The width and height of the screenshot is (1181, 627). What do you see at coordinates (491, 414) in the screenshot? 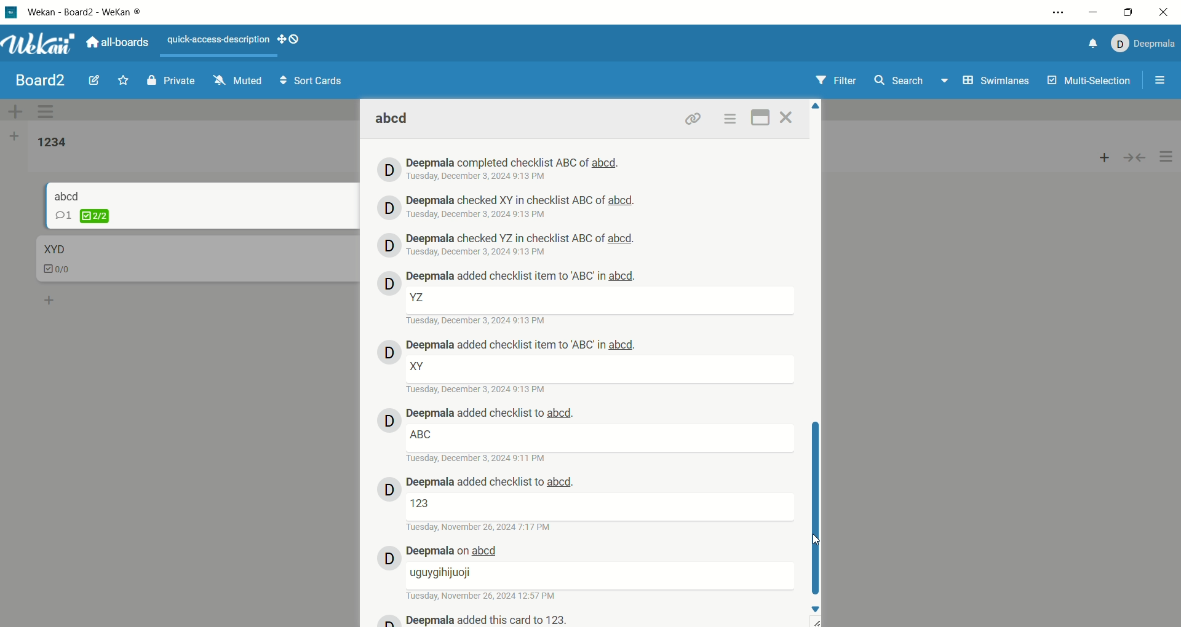
I see `deepmala history` at bounding box center [491, 414].